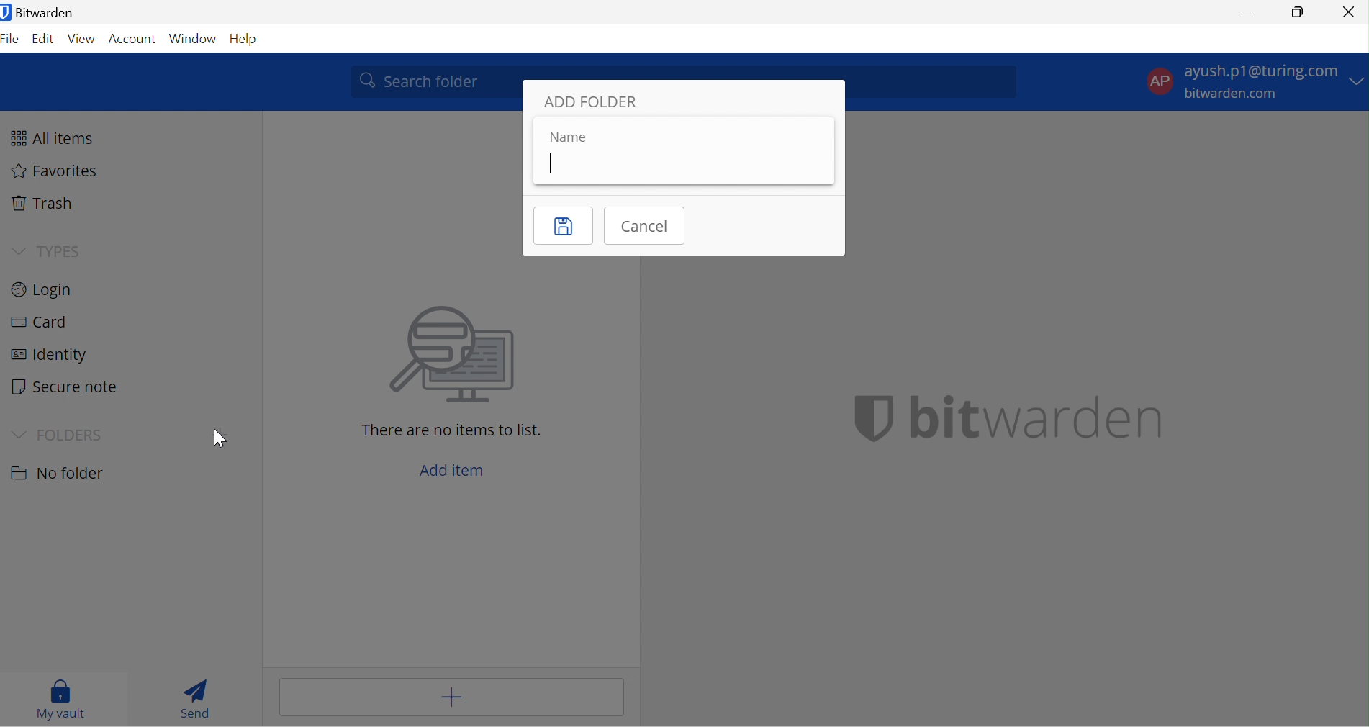 Image resolution: width=1369 pixels, height=727 pixels. What do you see at coordinates (17, 433) in the screenshot?
I see `Drop Down` at bounding box center [17, 433].